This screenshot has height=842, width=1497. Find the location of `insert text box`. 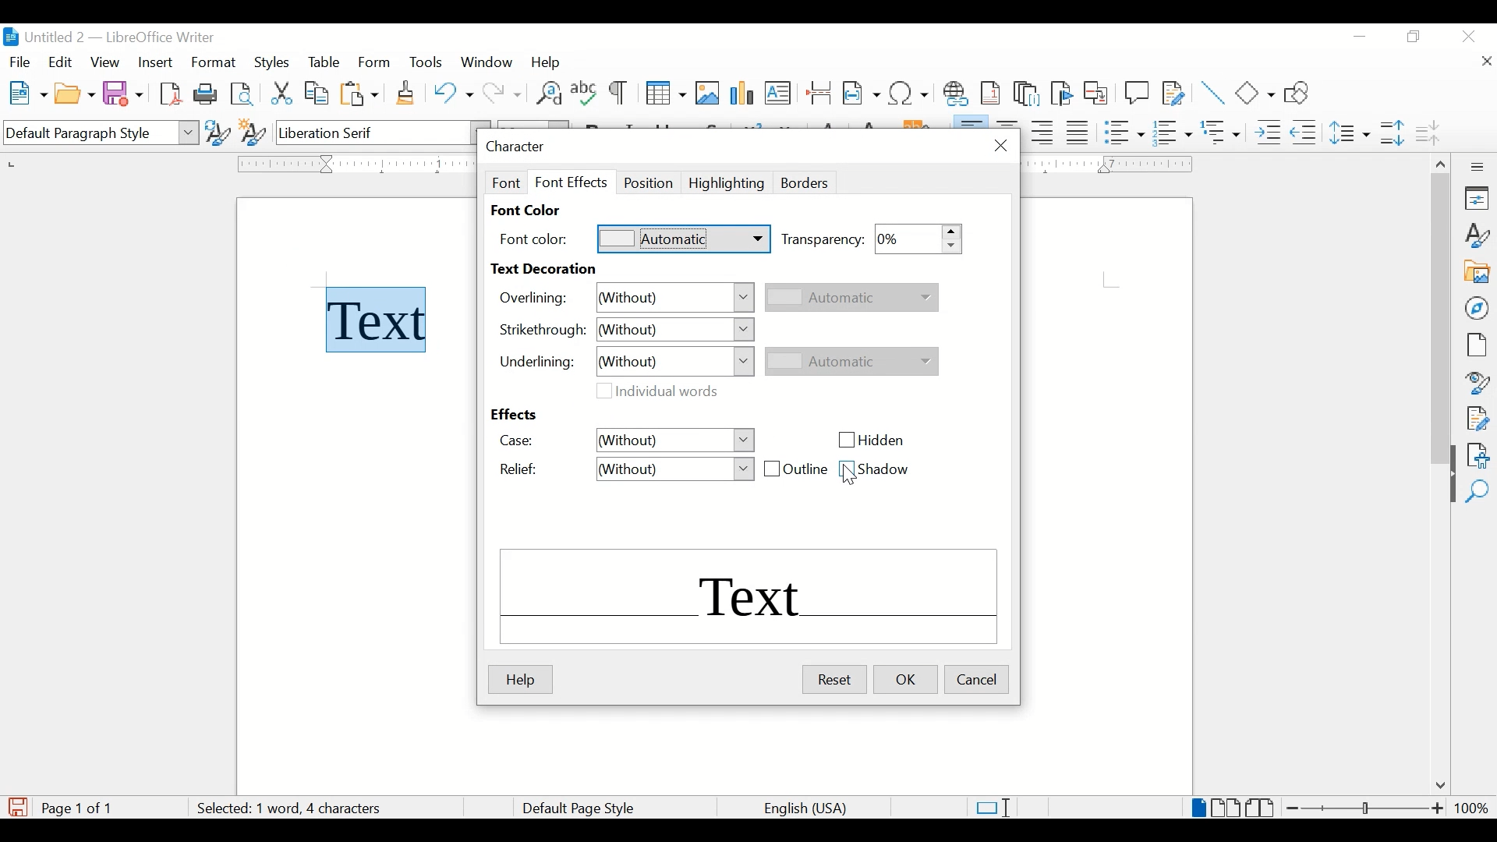

insert text box is located at coordinates (777, 93).